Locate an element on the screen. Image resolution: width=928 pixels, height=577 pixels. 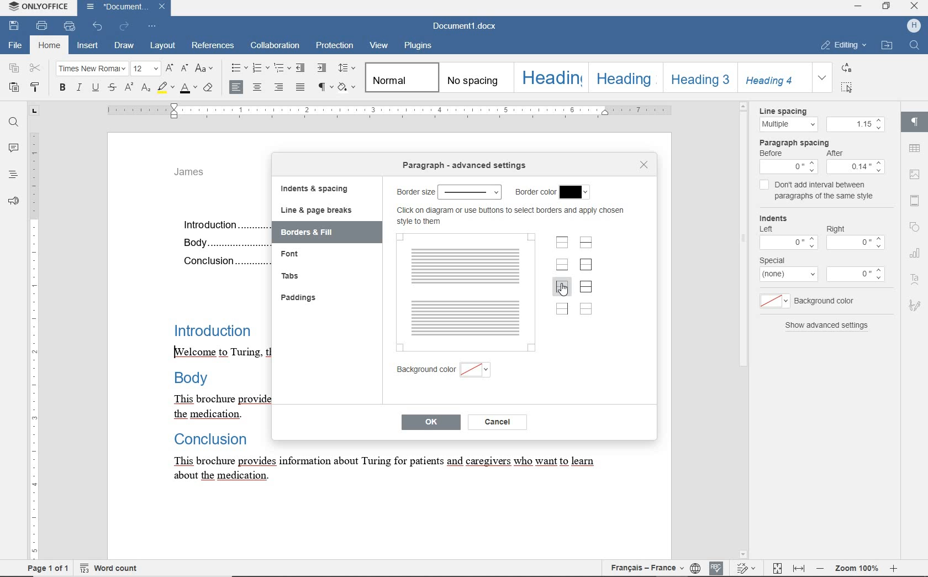
background color is located at coordinates (831, 301).